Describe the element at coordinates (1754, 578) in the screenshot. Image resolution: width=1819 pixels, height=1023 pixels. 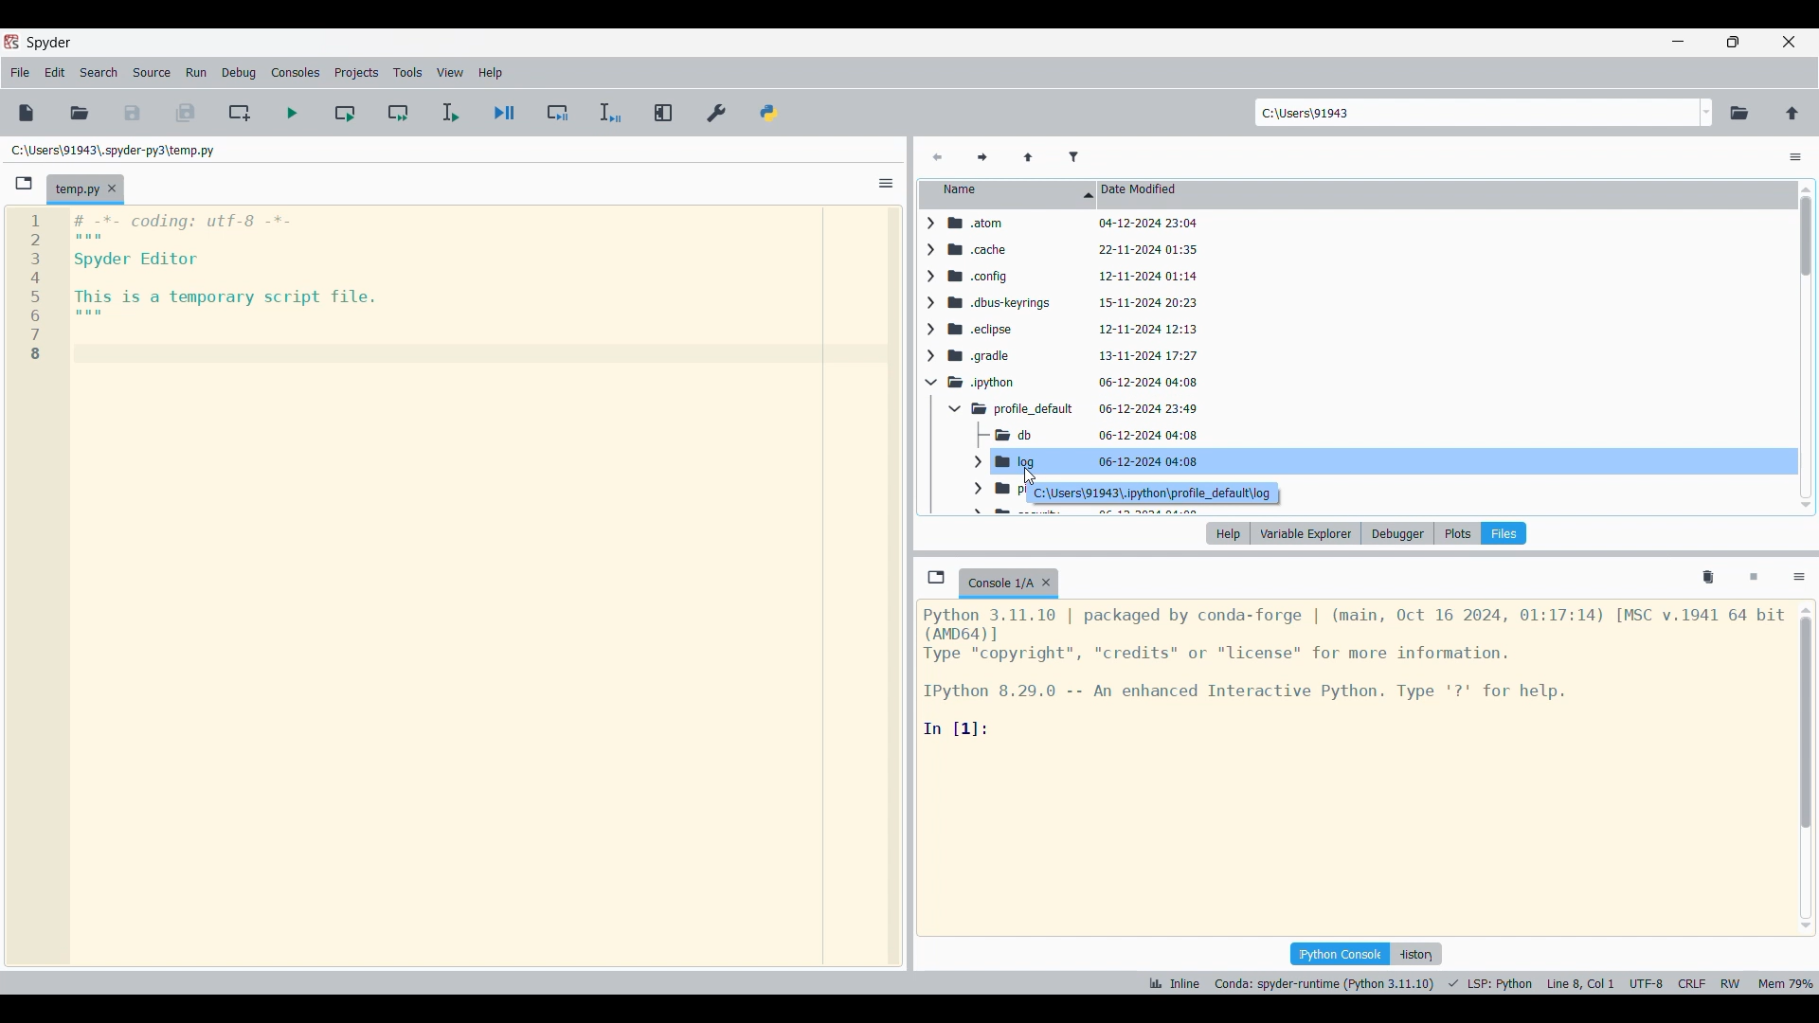
I see `Interrupt kernel` at that location.